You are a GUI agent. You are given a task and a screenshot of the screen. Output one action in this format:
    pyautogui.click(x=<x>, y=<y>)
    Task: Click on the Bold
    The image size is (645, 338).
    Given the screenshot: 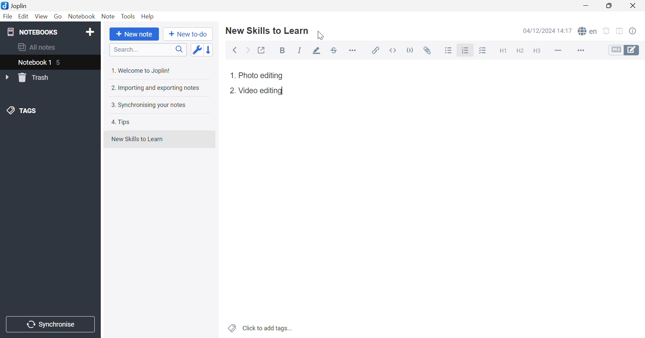 What is the action you would take?
    pyautogui.click(x=284, y=51)
    